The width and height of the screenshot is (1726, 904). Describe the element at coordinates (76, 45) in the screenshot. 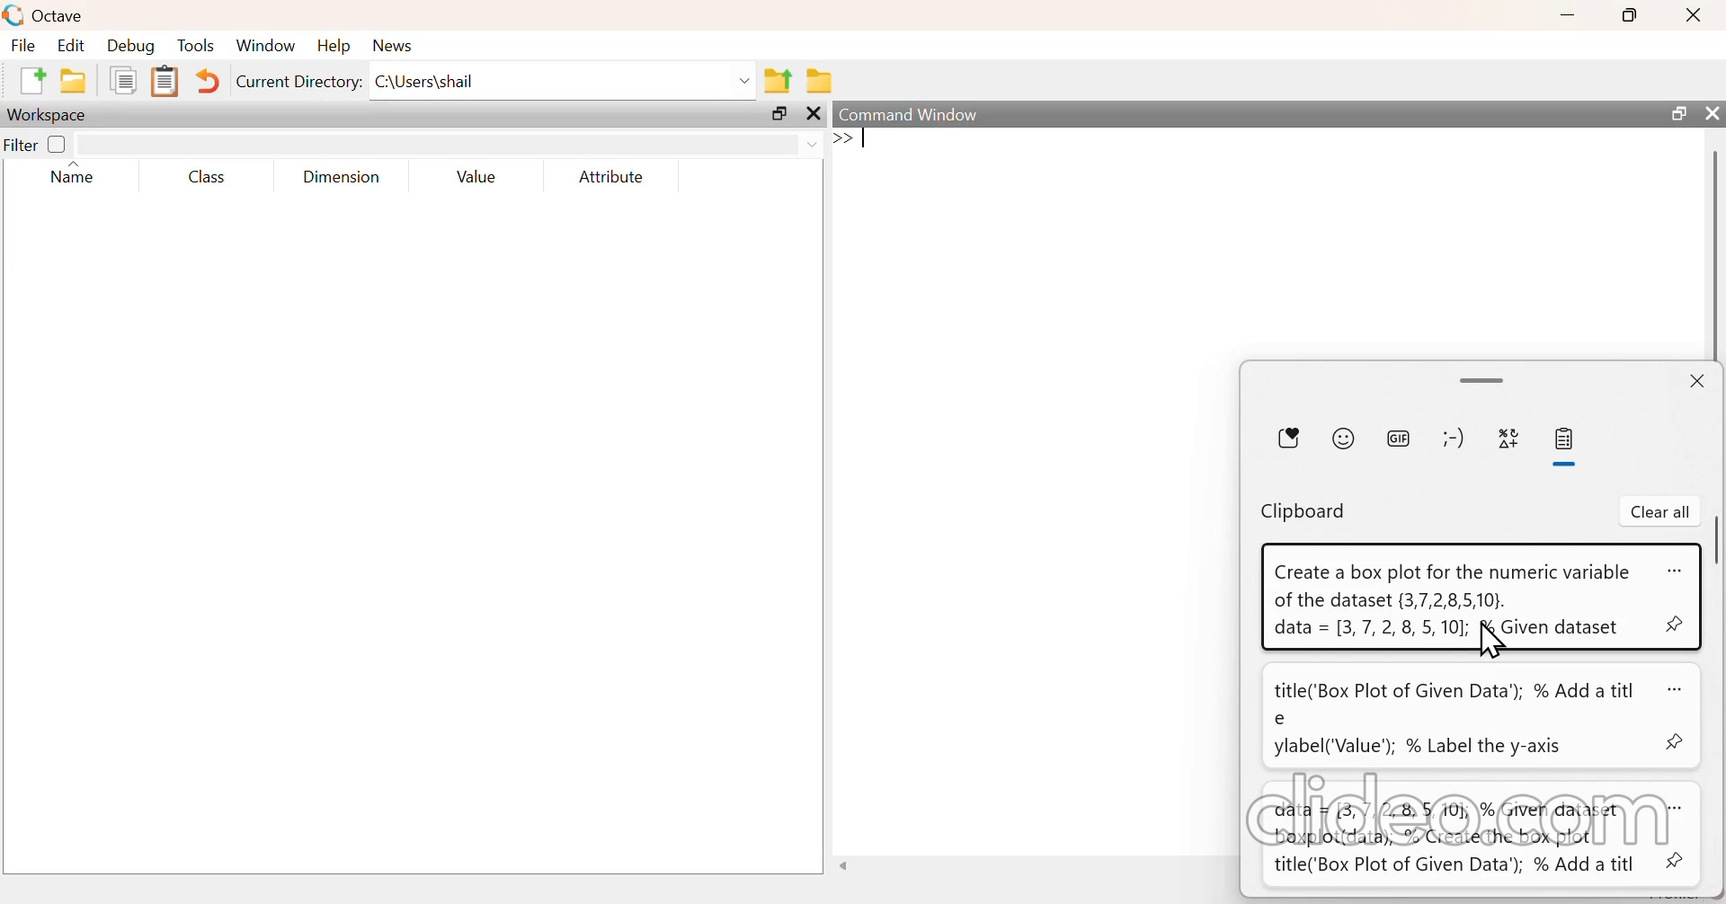

I see `edit` at that location.